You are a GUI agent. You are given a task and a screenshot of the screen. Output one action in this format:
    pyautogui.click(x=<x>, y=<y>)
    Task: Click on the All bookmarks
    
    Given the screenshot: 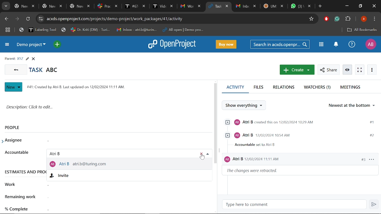 What is the action you would take?
    pyautogui.click(x=361, y=30)
    